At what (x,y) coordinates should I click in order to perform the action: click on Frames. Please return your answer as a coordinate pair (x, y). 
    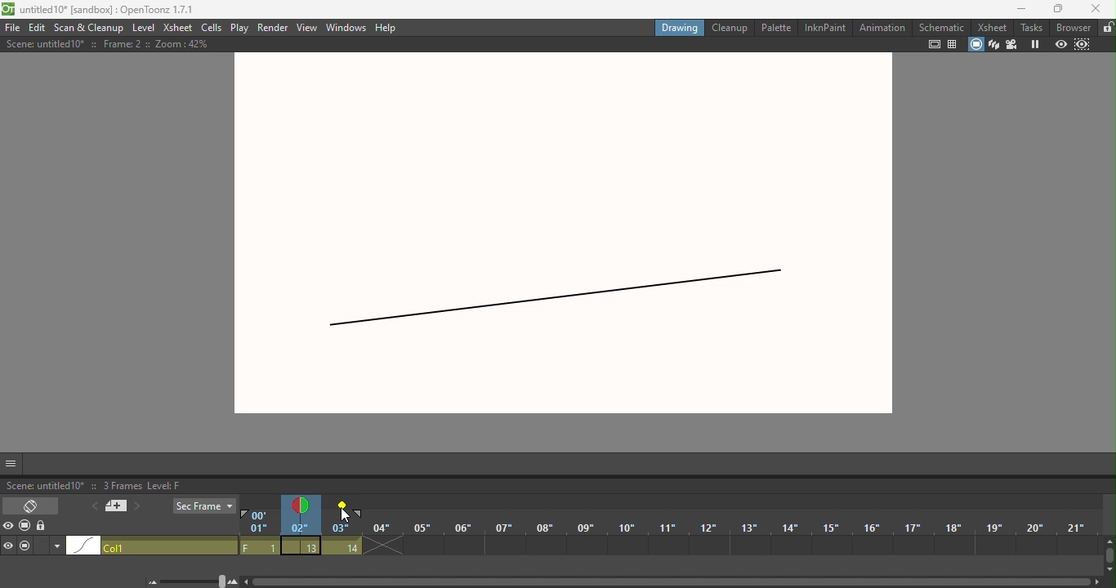
    Looking at the image, I should click on (664, 529).